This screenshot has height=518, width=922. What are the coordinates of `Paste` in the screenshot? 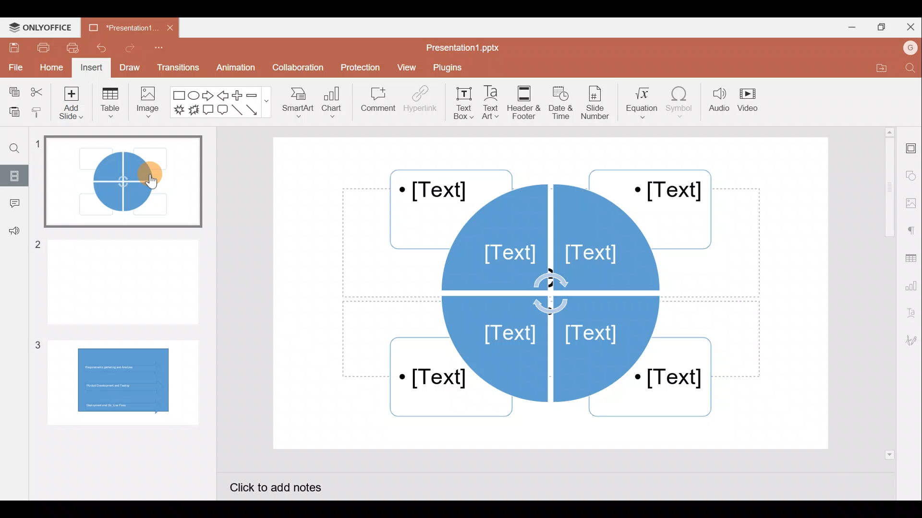 It's located at (12, 110).